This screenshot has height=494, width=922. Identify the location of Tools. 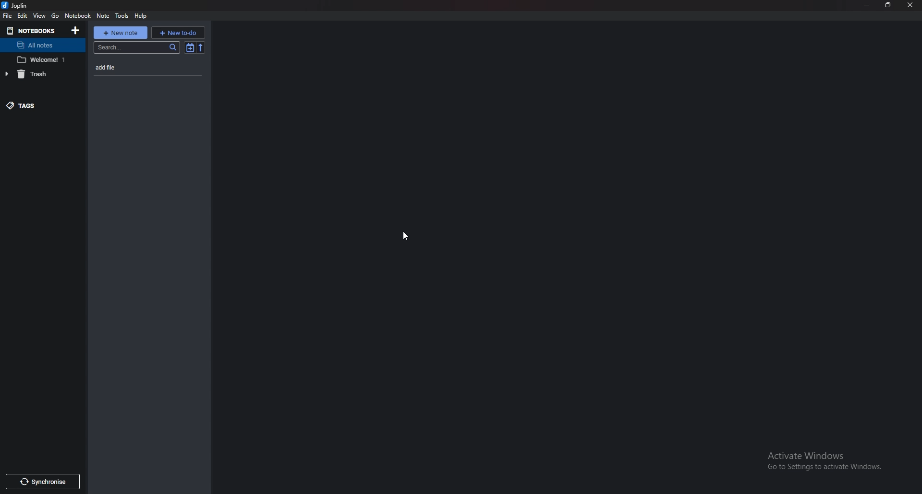
(122, 16).